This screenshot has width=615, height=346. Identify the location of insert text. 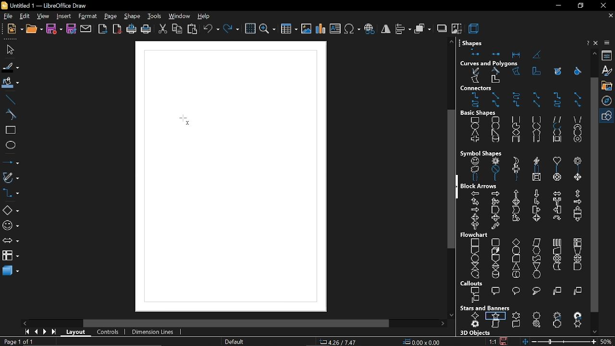
(336, 29).